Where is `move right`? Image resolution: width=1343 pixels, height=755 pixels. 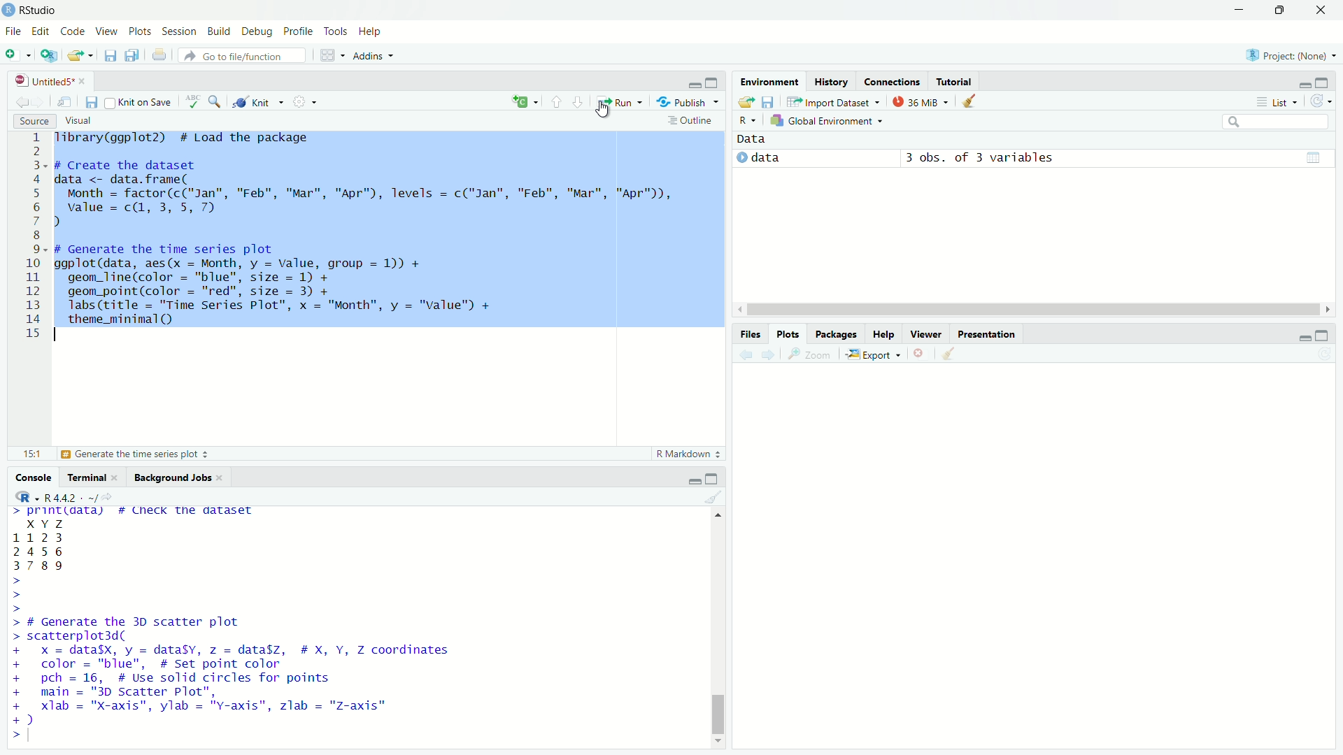 move right is located at coordinates (1326, 308).